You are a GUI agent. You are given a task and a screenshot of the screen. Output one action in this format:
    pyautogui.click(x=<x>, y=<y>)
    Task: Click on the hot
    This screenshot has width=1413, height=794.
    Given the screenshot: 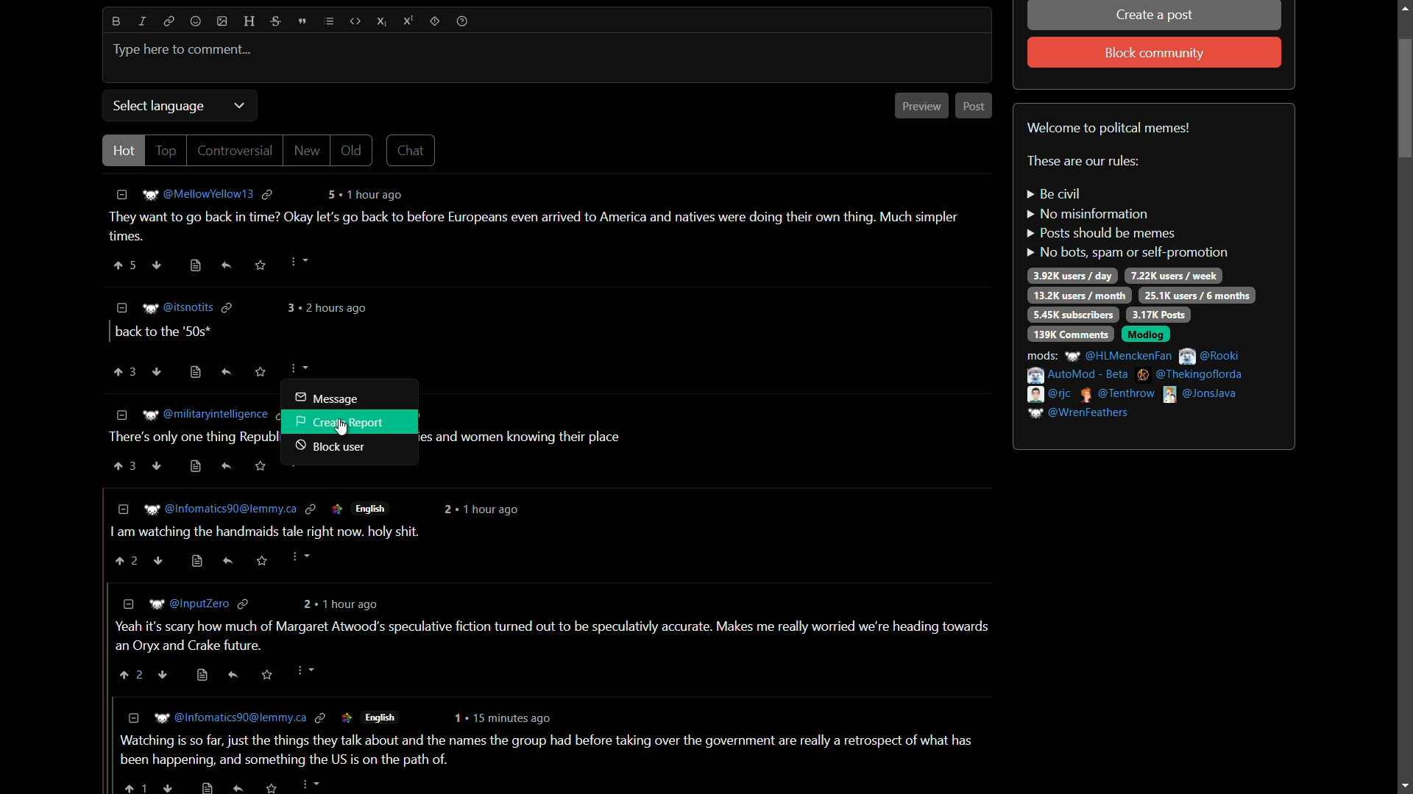 What is the action you would take?
    pyautogui.click(x=124, y=150)
    